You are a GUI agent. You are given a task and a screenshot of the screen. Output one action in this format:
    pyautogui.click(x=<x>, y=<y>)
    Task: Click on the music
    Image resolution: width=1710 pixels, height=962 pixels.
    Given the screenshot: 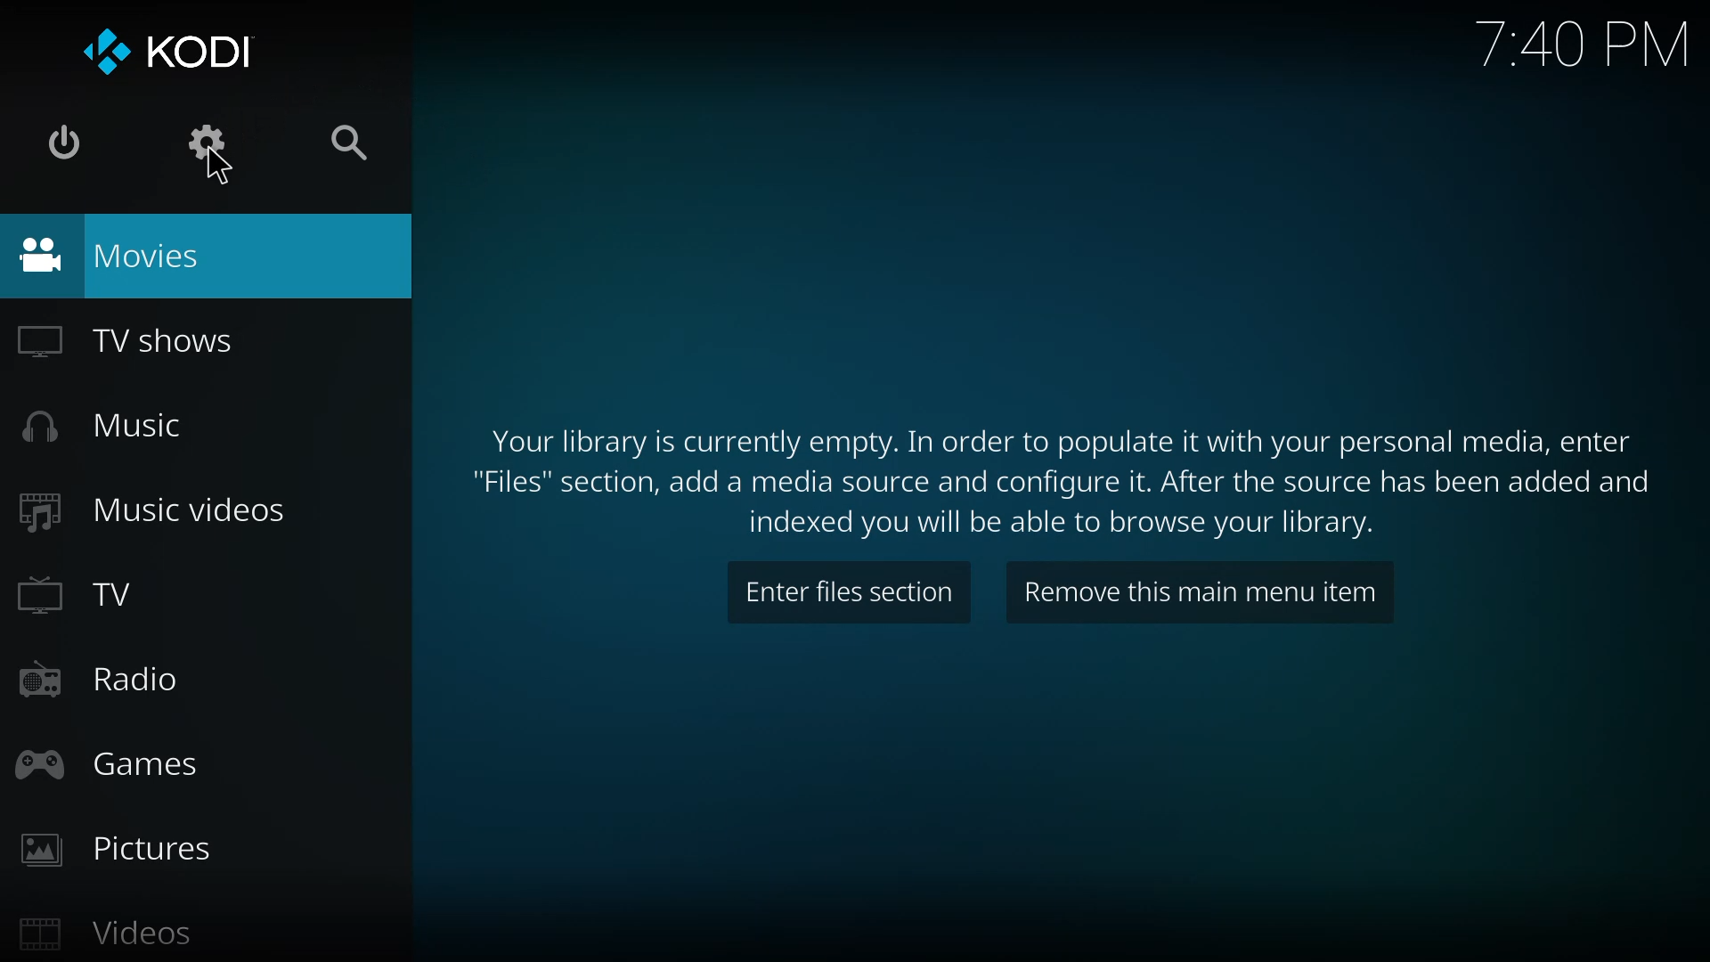 What is the action you would take?
    pyautogui.click(x=98, y=426)
    